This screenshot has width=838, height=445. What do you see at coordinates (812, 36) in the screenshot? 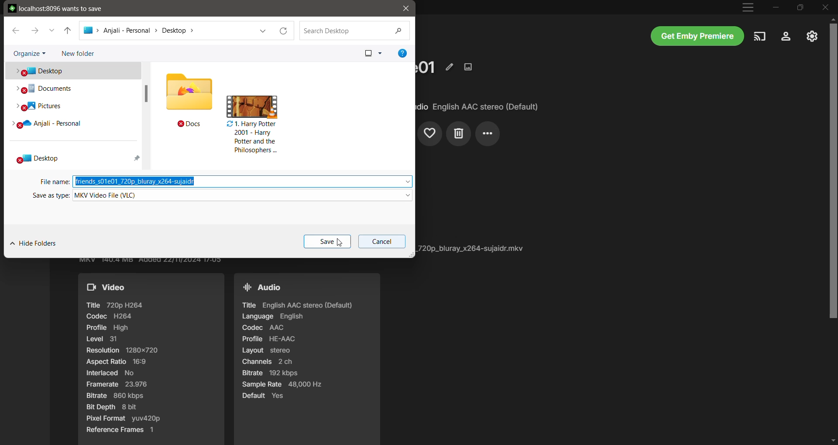
I see `Manage Emby Server` at bounding box center [812, 36].